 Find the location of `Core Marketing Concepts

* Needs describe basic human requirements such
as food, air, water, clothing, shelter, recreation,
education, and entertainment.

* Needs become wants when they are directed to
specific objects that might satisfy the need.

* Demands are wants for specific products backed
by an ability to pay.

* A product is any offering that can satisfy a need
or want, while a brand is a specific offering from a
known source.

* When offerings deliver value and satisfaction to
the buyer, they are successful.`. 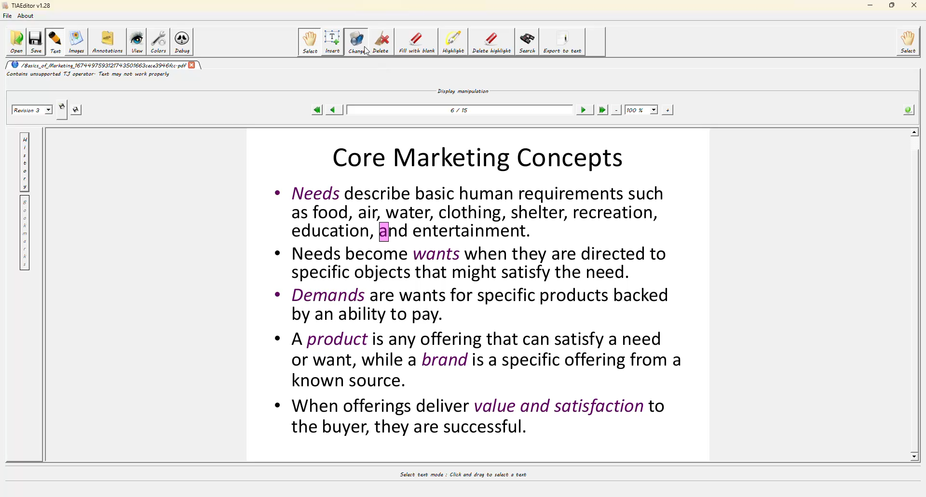

Core Marketing Concepts

* Needs describe basic human requirements such
as food, air, water, clothing, shelter, recreation,
education, and entertainment.

* Needs become wants when they are directed to
specific objects that might satisfy the need.

* Demands are wants for specific products backed
by an ability to pay.

* A product is any offering that can satisfy a need
or want, while a brand is a specific offering from a
known source.

* When offerings deliver value and satisfaction to
the buyer, they are successful. is located at coordinates (477, 295).